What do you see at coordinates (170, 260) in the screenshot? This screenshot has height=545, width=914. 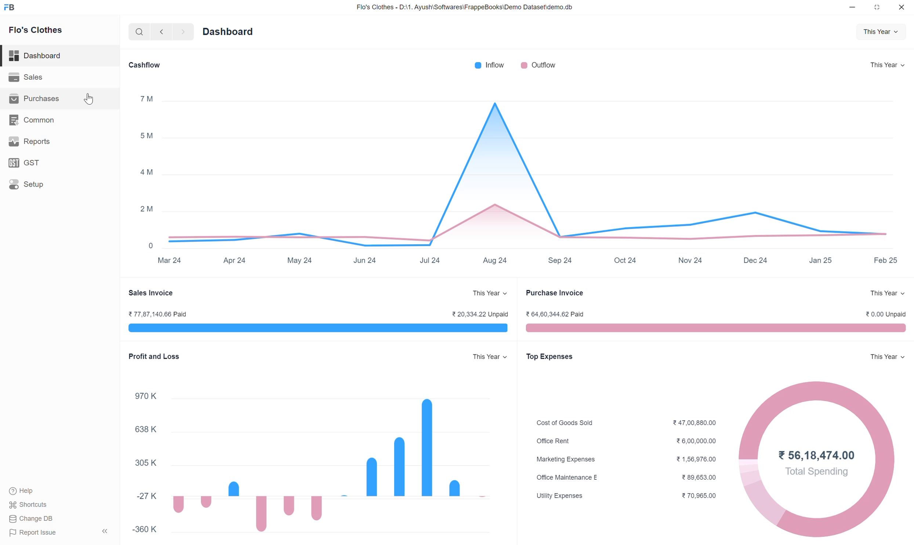 I see `Mar 24` at bounding box center [170, 260].